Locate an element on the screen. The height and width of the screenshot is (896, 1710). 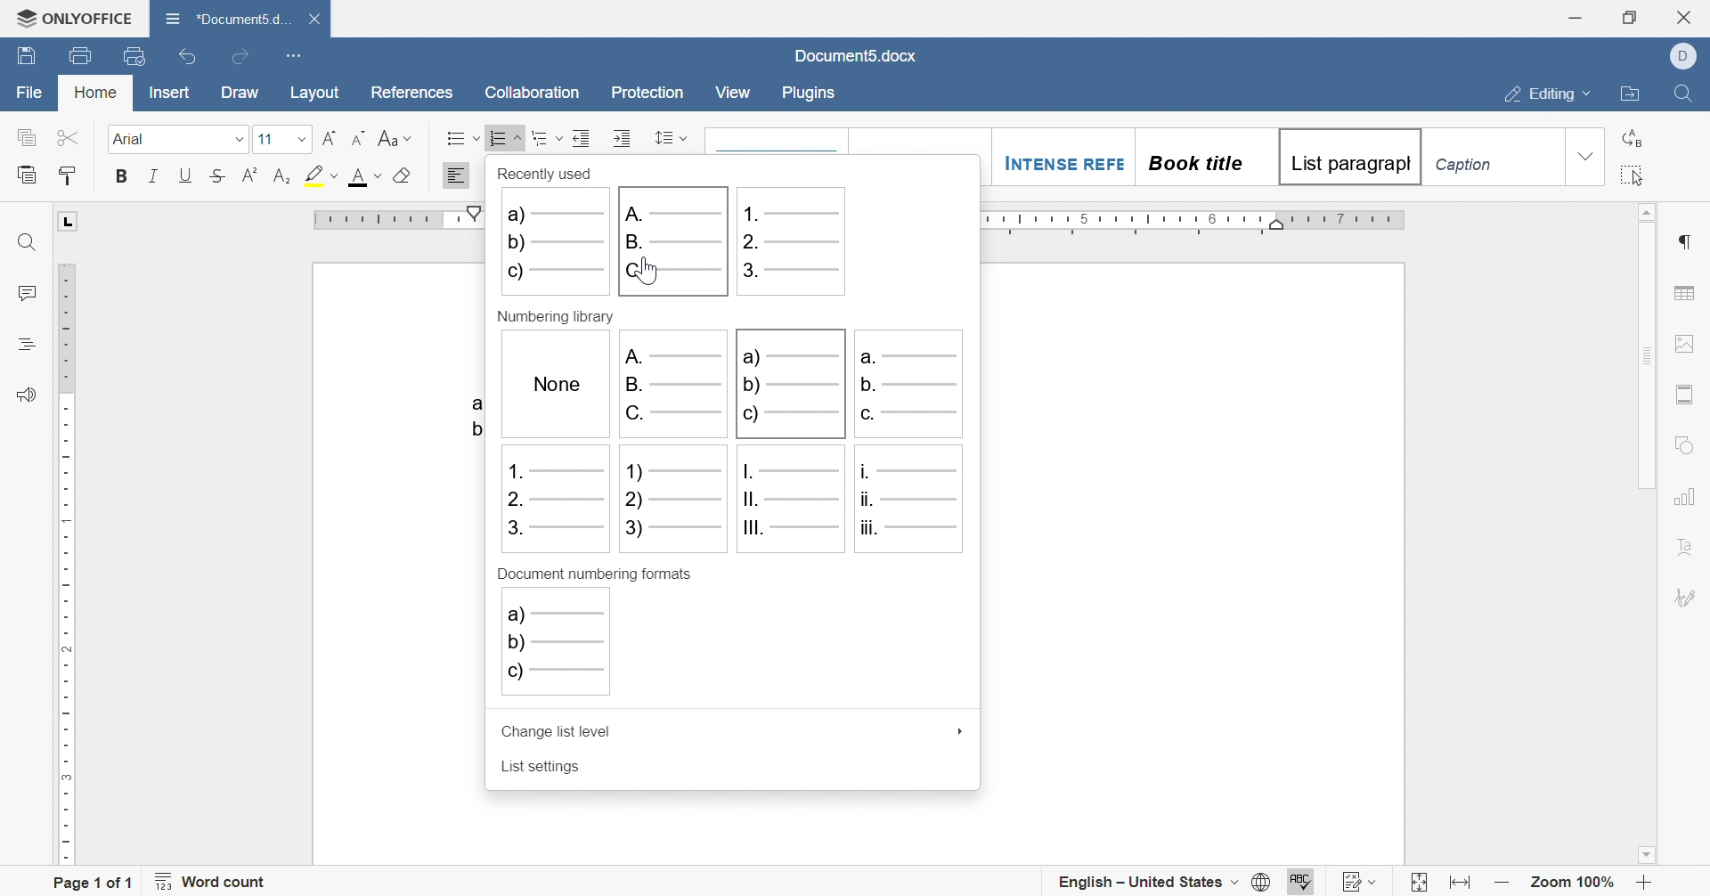
bullets is located at coordinates (462, 137).